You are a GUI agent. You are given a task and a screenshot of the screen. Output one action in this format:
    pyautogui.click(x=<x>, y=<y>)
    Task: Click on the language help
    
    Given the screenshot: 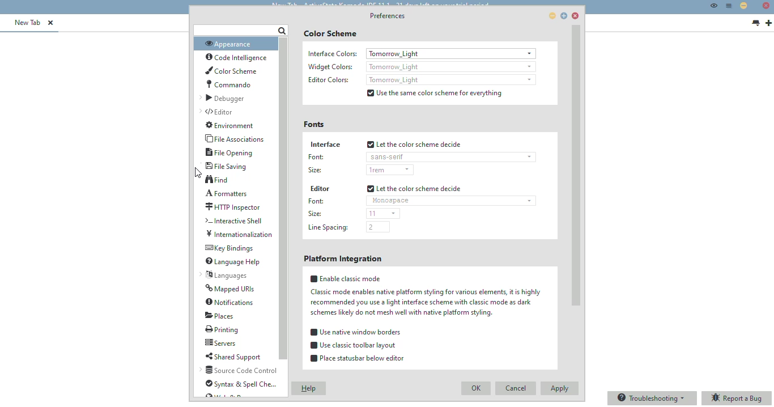 What is the action you would take?
    pyautogui.click(x=232, y=262)
    